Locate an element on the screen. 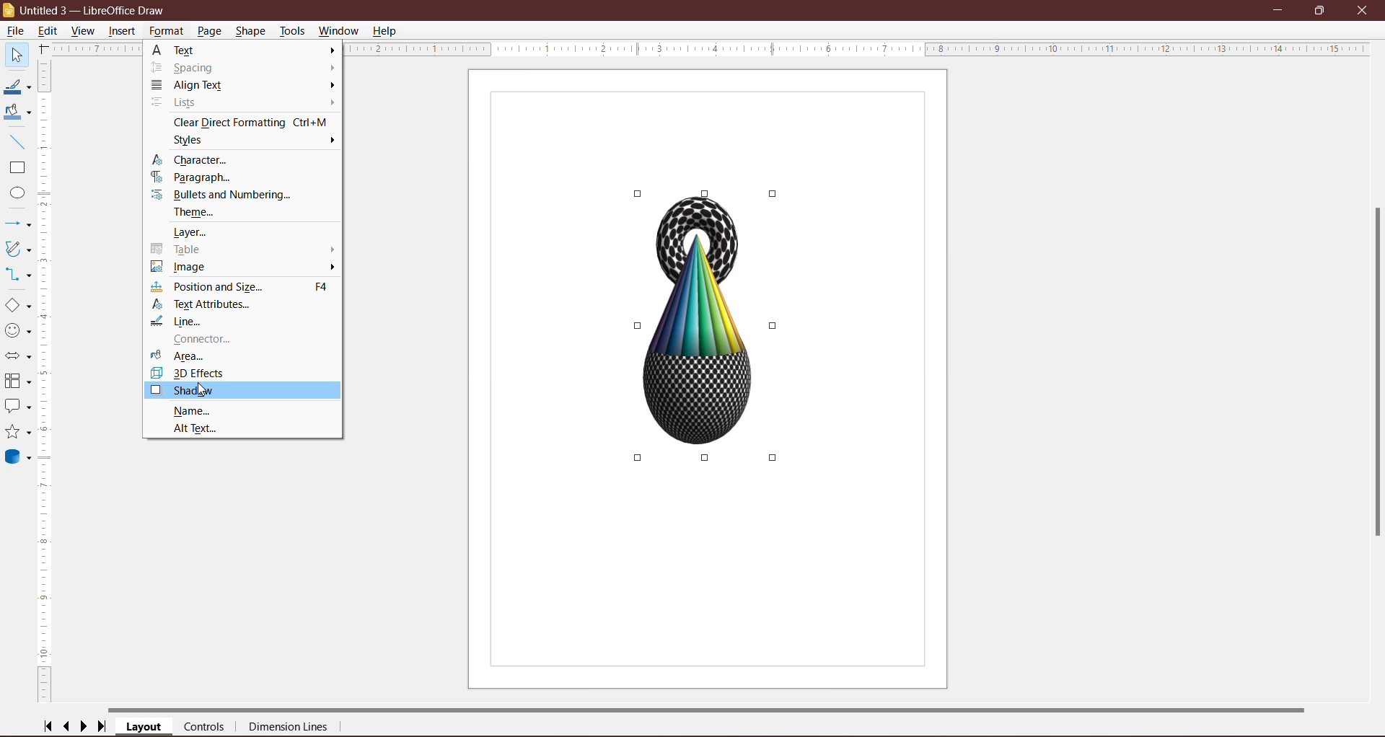  Shape is located at coordinates (250, 31).